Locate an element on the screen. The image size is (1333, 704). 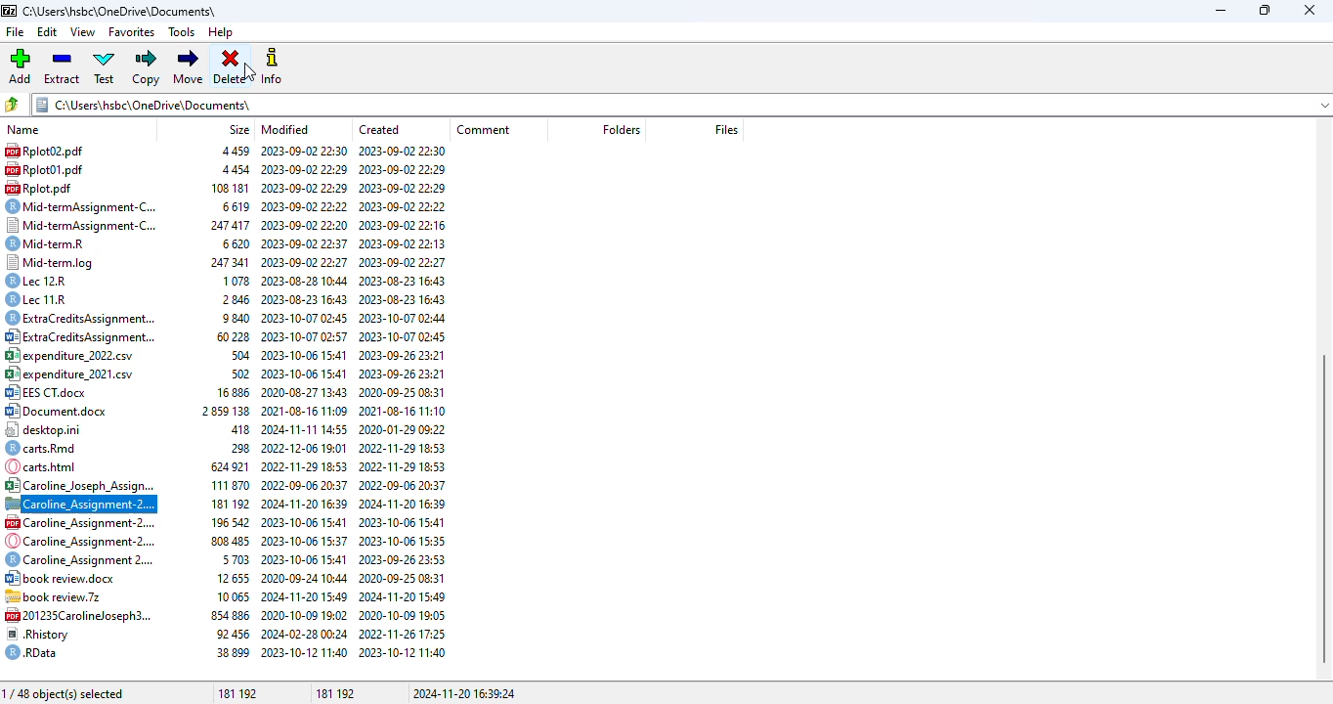
comment is located at coordinates (486, 130).